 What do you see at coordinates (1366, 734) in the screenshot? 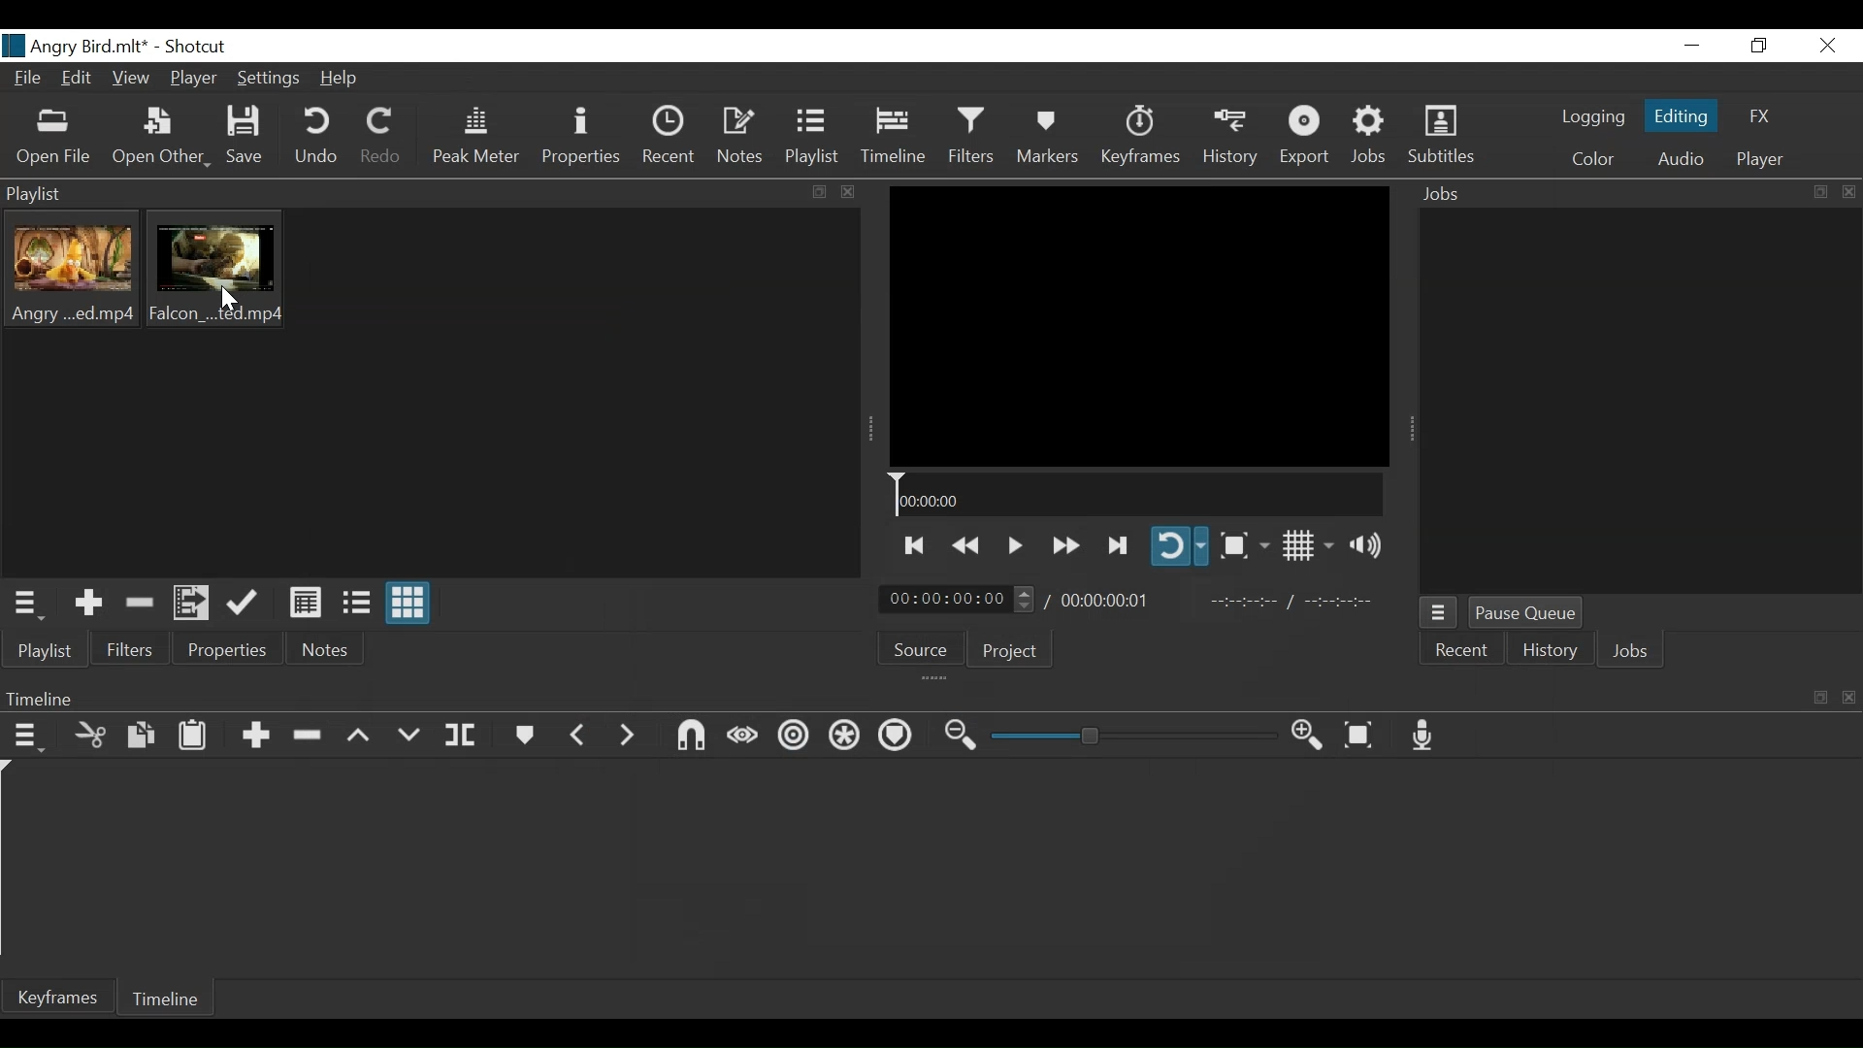
I see `Zoom timeline to fit` at bounding box center [1366, 734].